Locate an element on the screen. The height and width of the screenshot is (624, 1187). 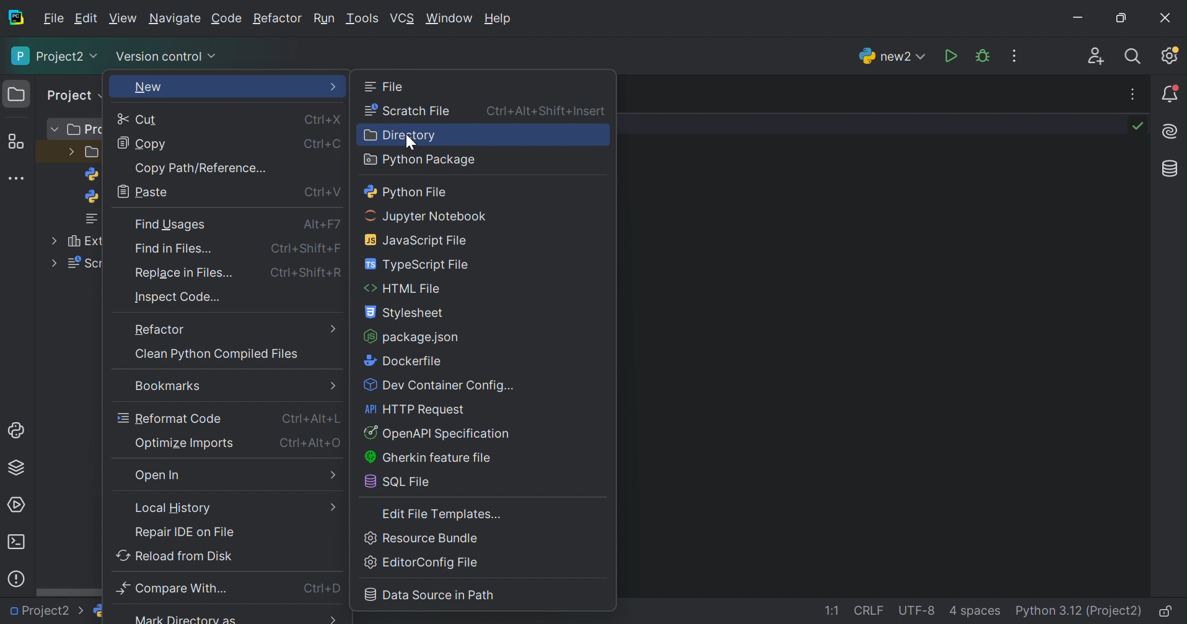
Problems is located at coordinates (16, 579).